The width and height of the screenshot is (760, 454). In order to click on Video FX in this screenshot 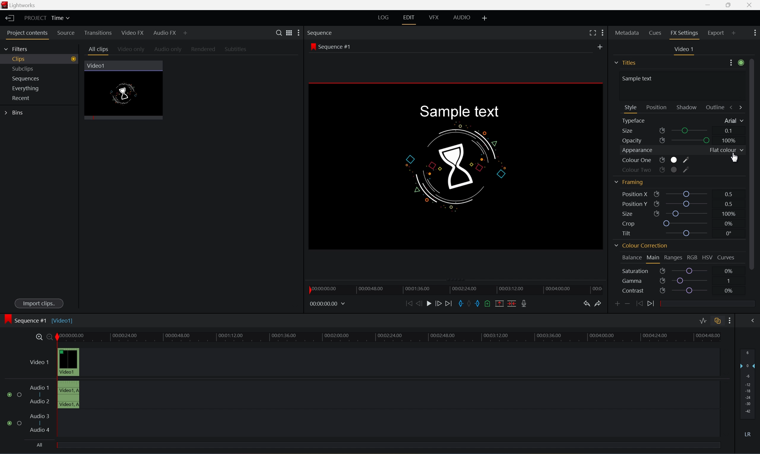, I will do `click(133, 33)`.